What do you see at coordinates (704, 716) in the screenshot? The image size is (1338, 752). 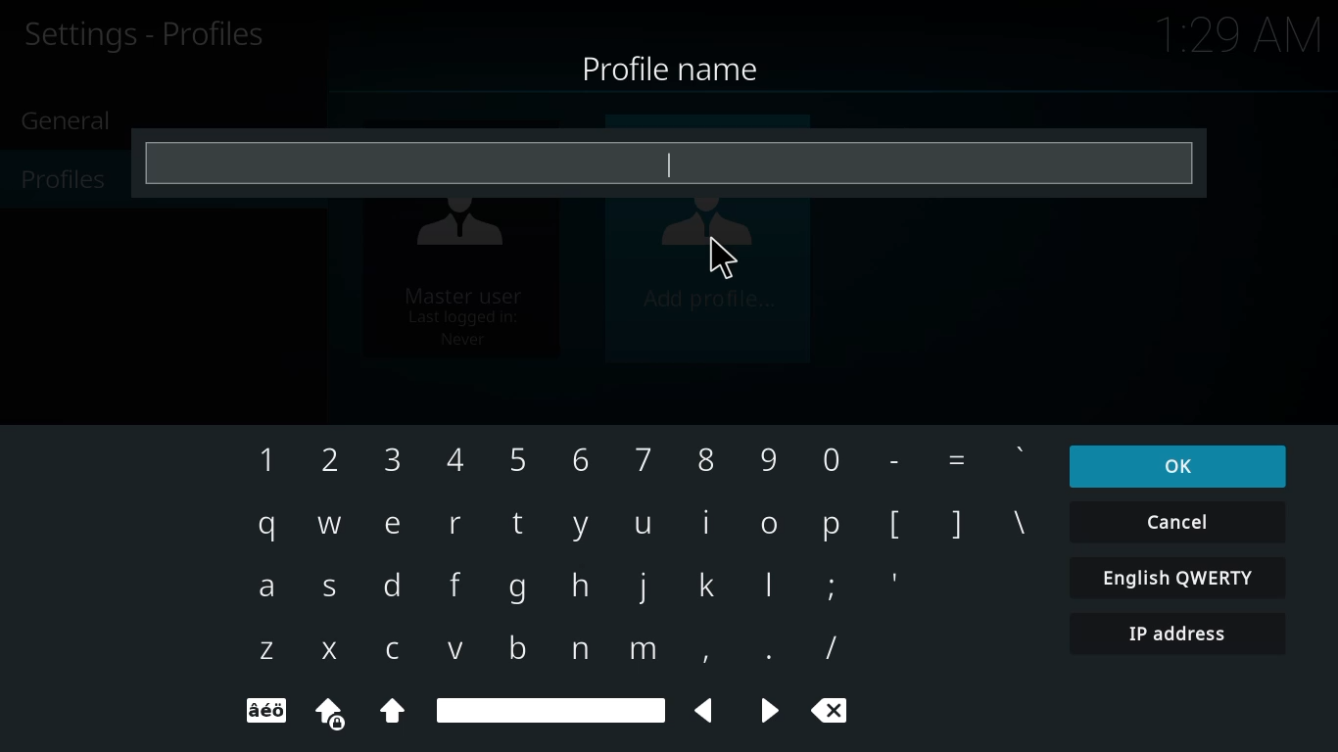 I see `backward` at bounding box center [704, 716].